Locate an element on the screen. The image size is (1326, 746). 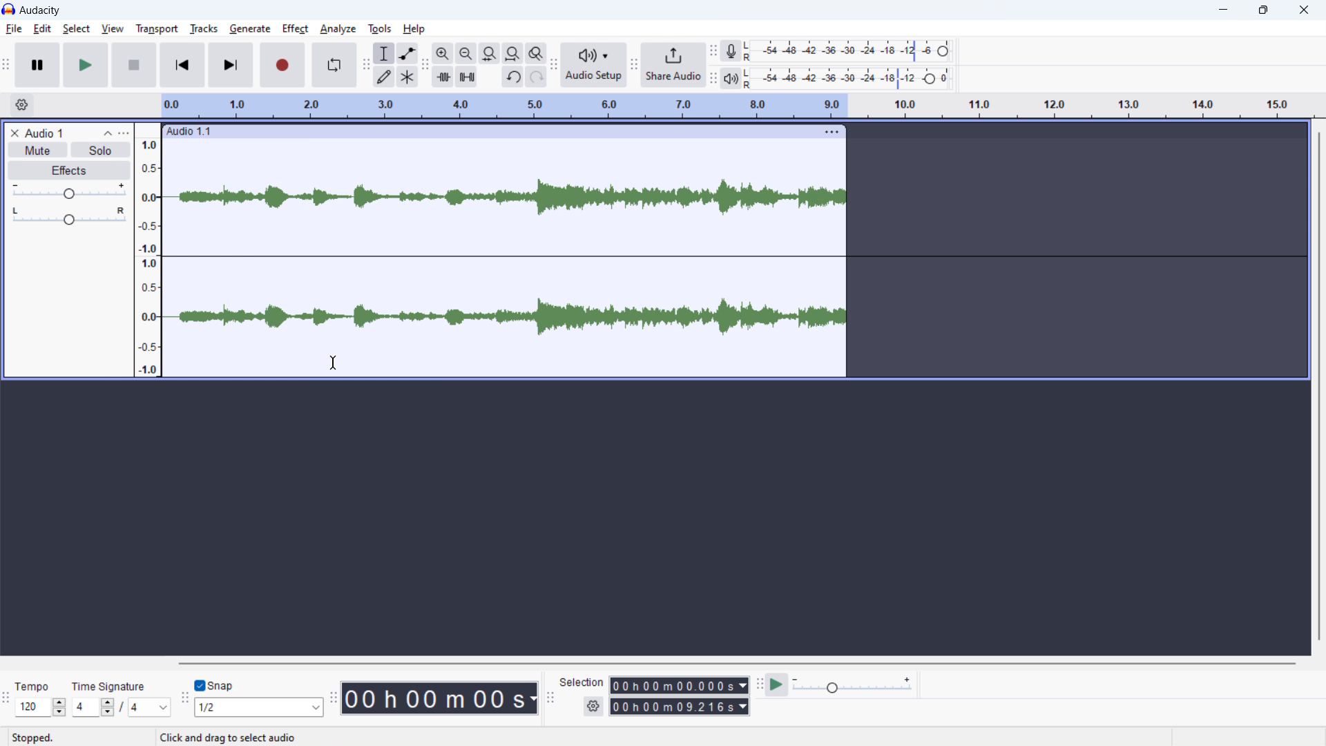
edit toolbar is located at coordinates (425, 66).